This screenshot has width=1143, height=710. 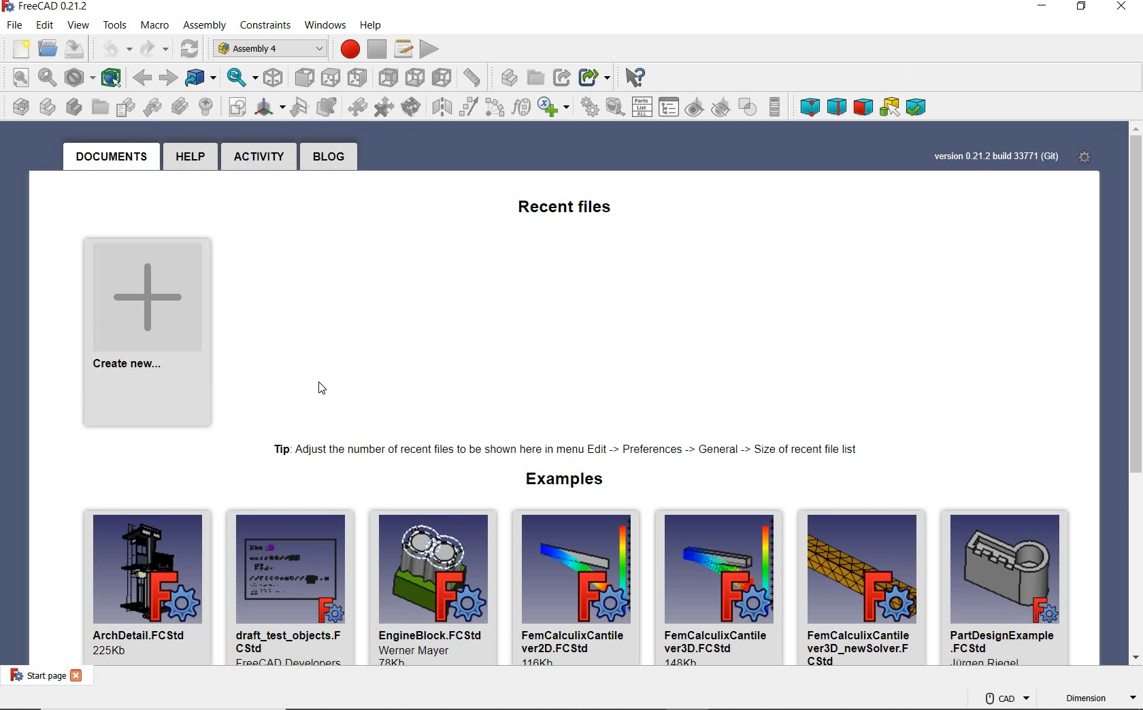 What do you see at coordinates (322, 23) in the screenshot?
I see `windows` at bounding box center [322, 23].